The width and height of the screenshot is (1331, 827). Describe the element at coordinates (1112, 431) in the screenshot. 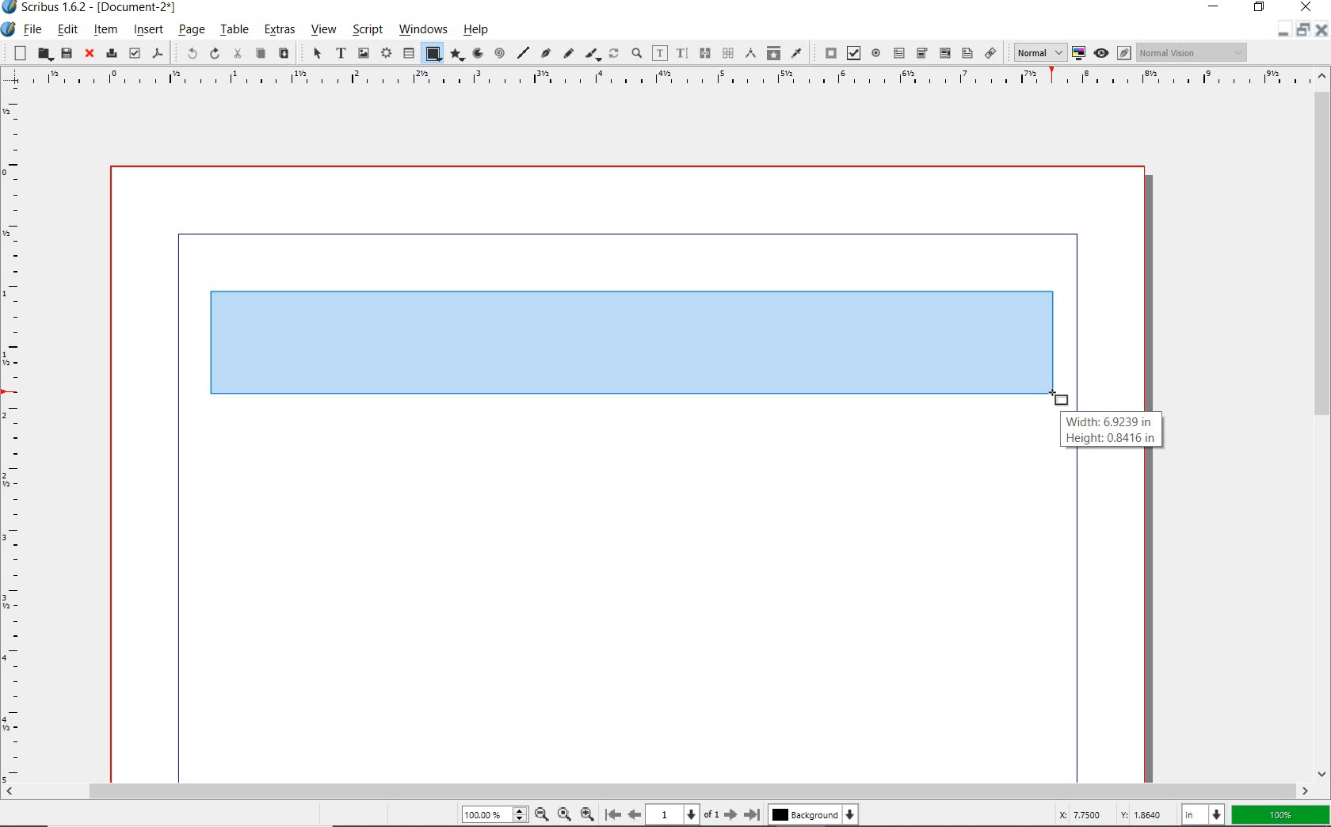

I see `Width: 6.9239 in  Height: 0.3416 in` at that location.